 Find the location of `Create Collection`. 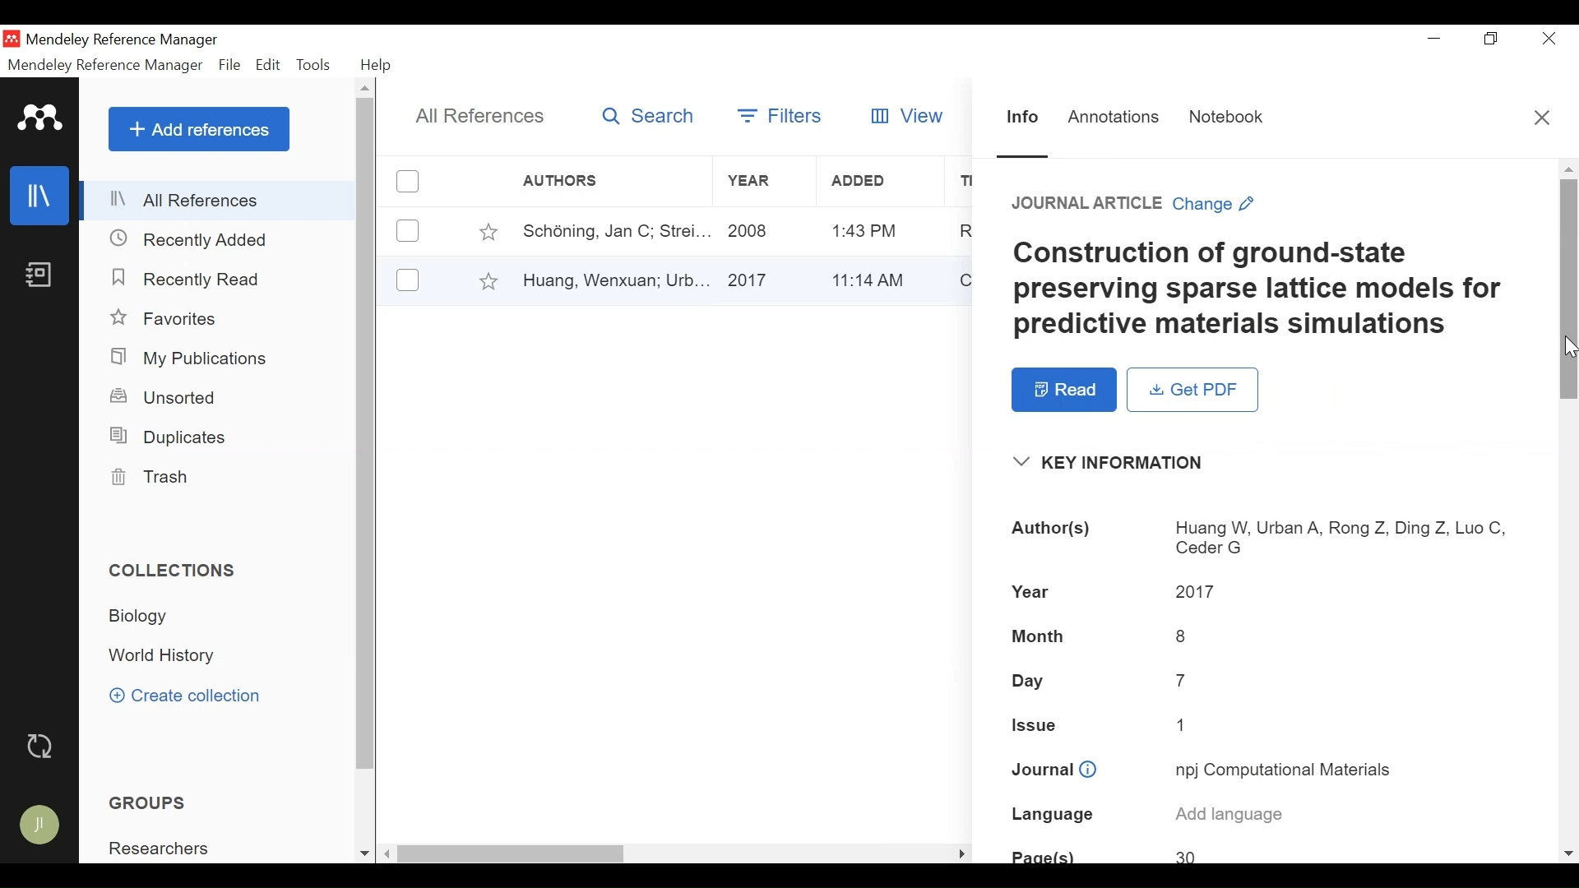

Create Collection is located at coordinates (185, 695).